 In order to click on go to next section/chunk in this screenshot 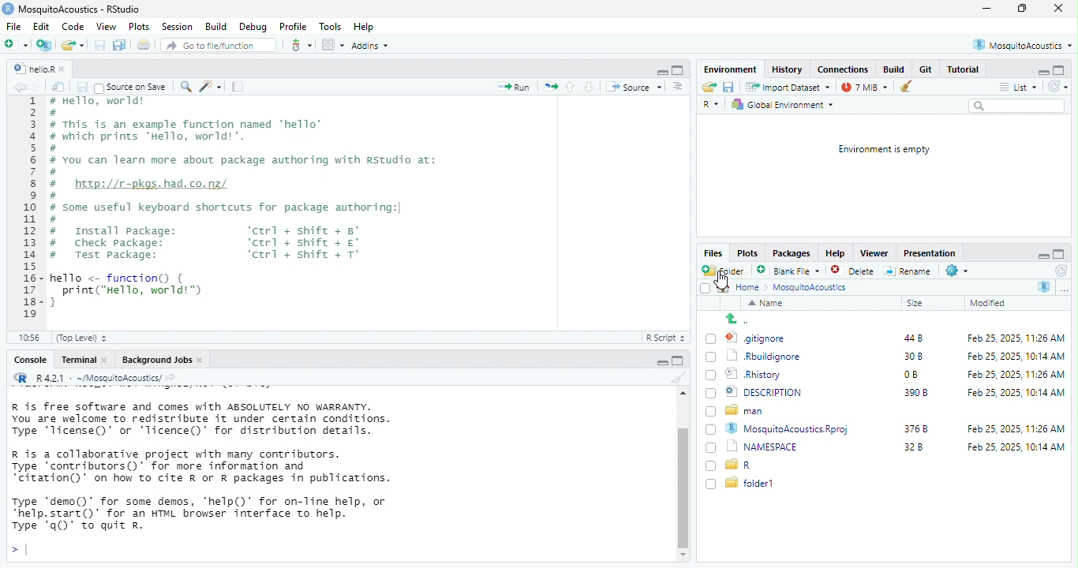, I will do `click(590, 88)`.